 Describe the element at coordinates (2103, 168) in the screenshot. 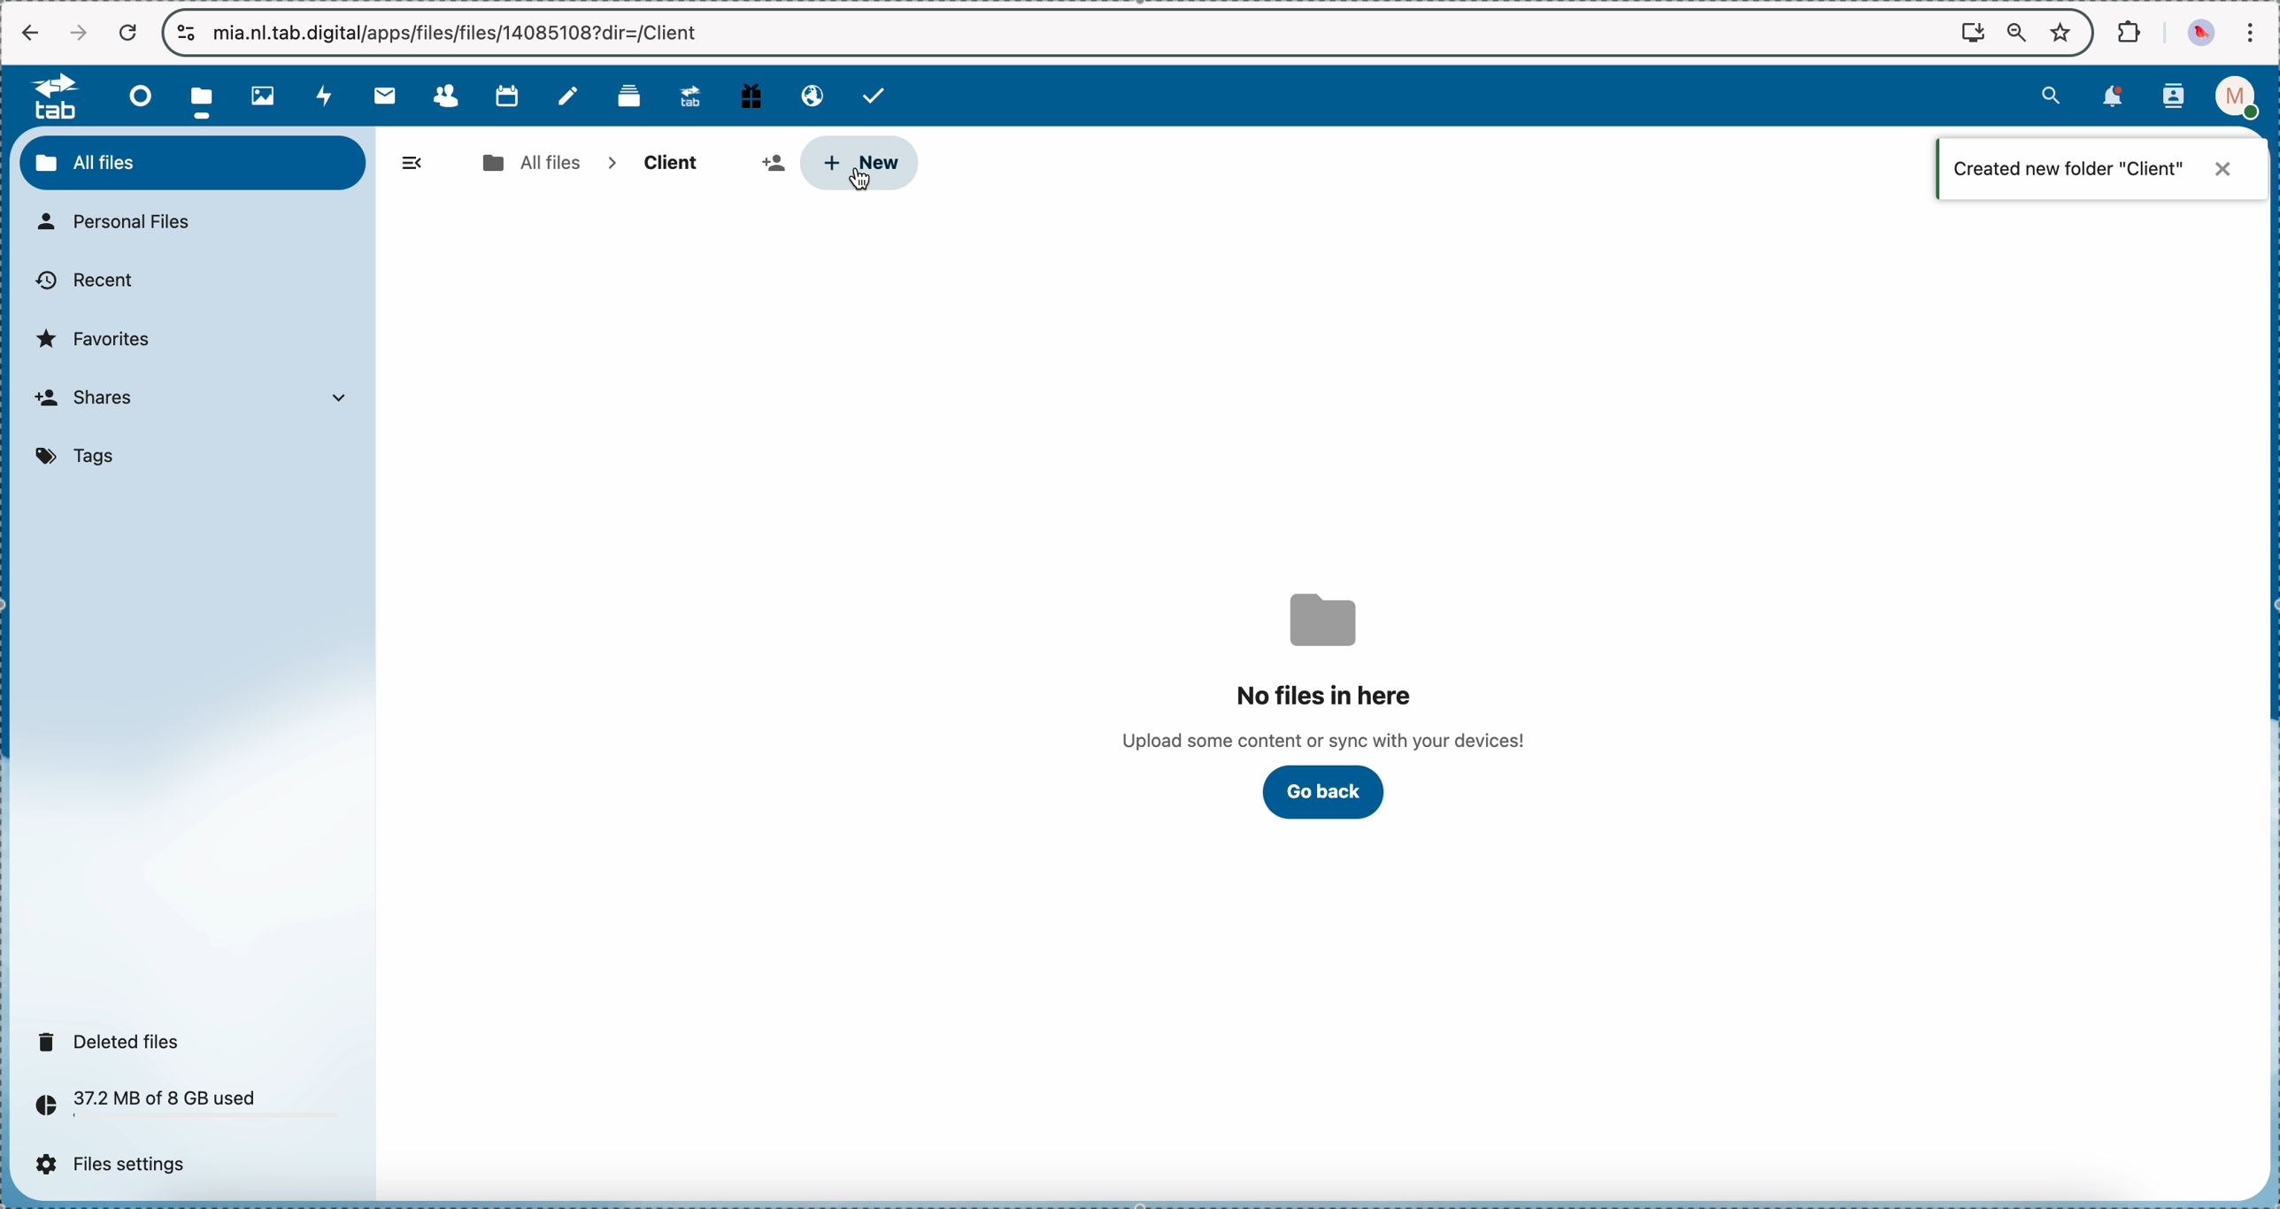

I see `notification` at that location.